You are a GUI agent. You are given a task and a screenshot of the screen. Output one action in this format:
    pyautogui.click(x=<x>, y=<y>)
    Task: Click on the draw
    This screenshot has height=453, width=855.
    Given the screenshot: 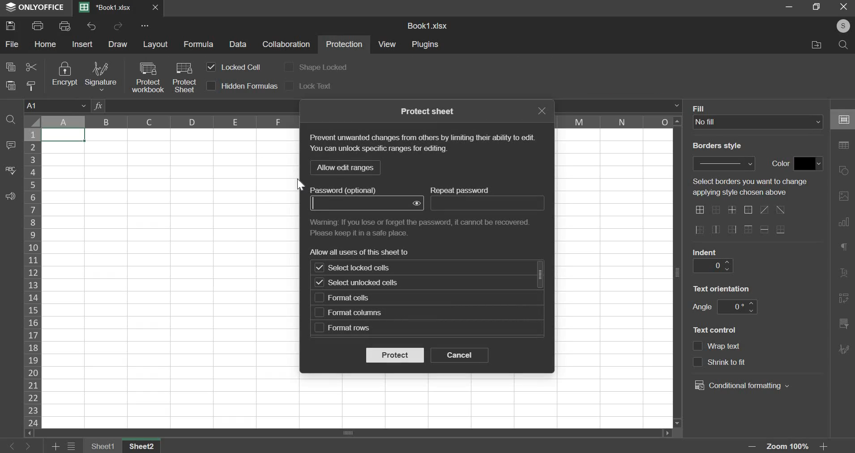 What is the action you would take?
    pyautogui.click(x=118, y=44)
    